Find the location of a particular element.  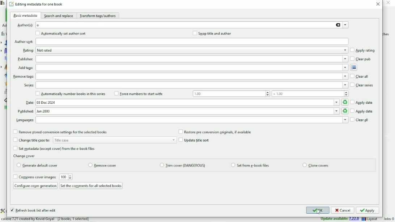

Remove tags options is located at coordinates (192, 77).